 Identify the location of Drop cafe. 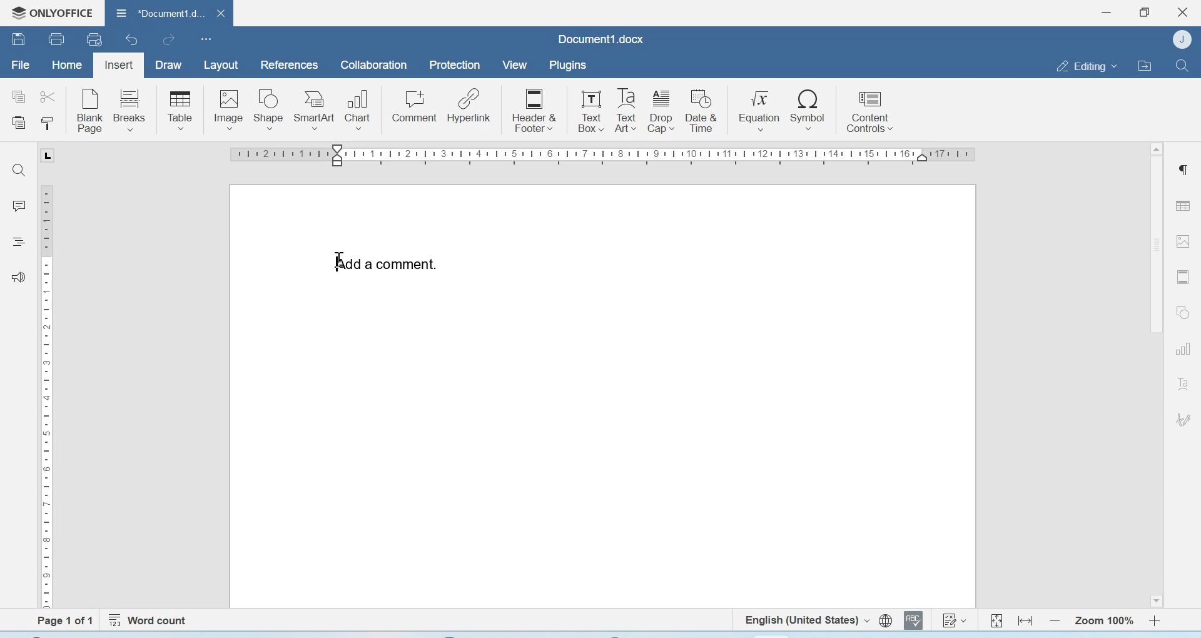
(662, 110).